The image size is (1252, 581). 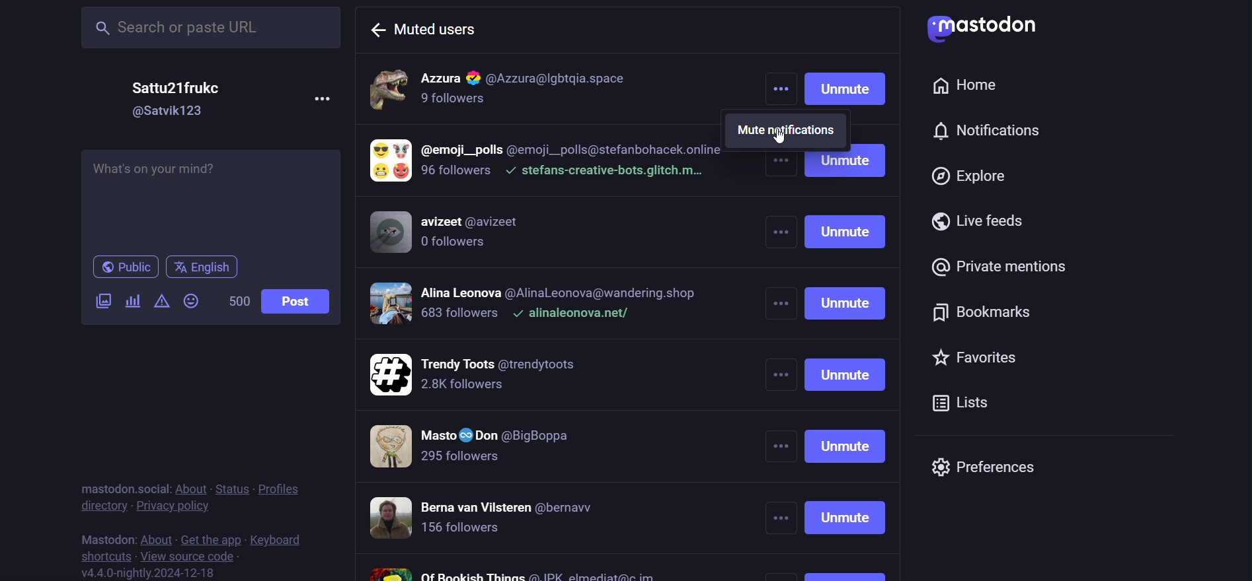 What do you see at coordinates (123, 267) in the screenshot?
I see `public` at bounding box center [123, 267].